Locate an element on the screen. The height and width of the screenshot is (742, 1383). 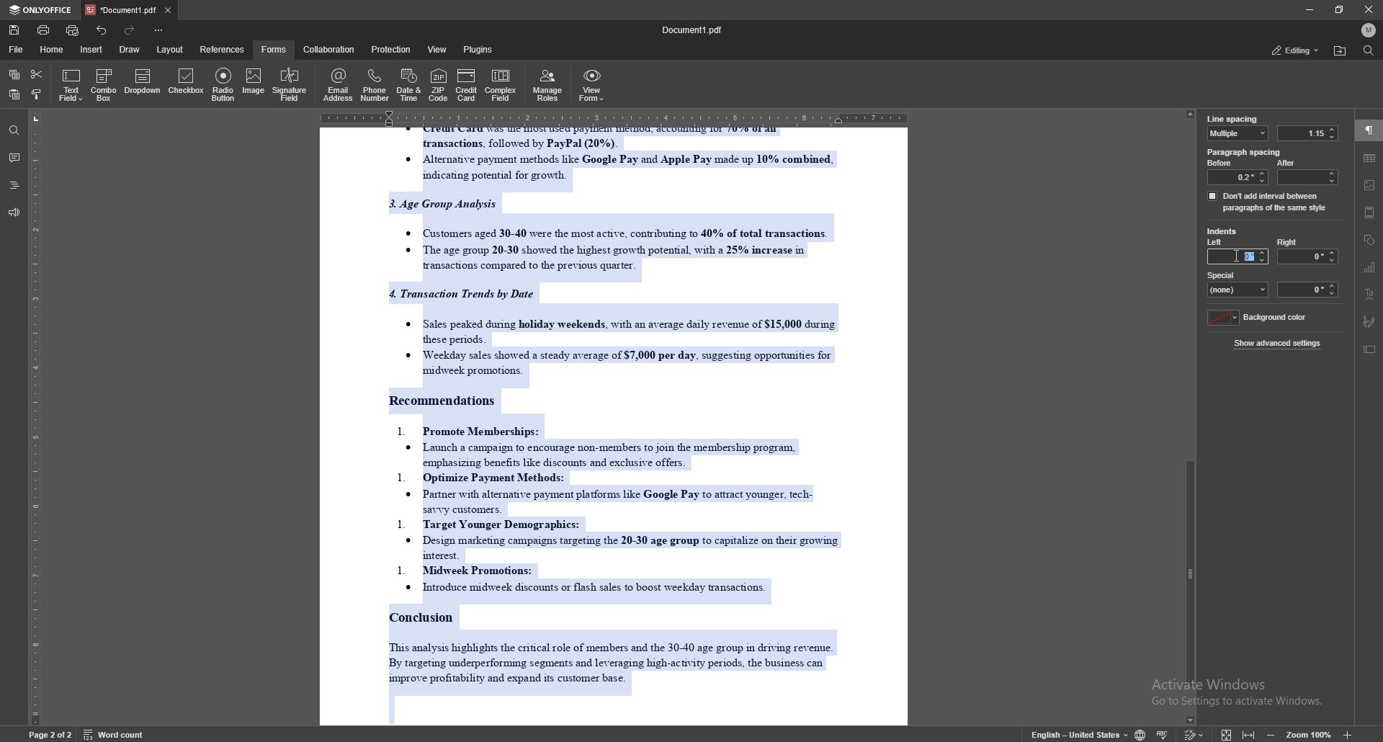
track change is located at coordinates (1194, 733).